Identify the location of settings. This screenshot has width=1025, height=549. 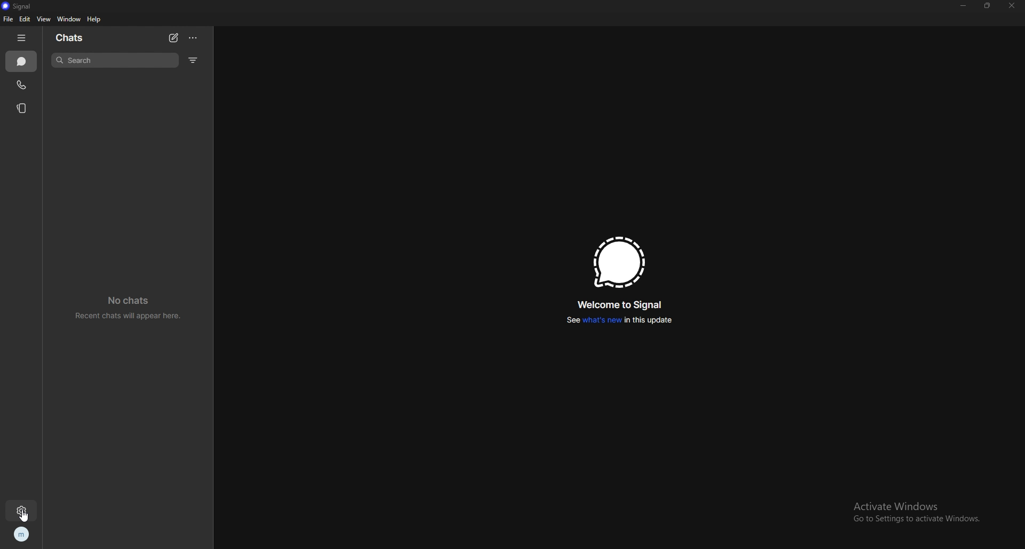
(20, 512).